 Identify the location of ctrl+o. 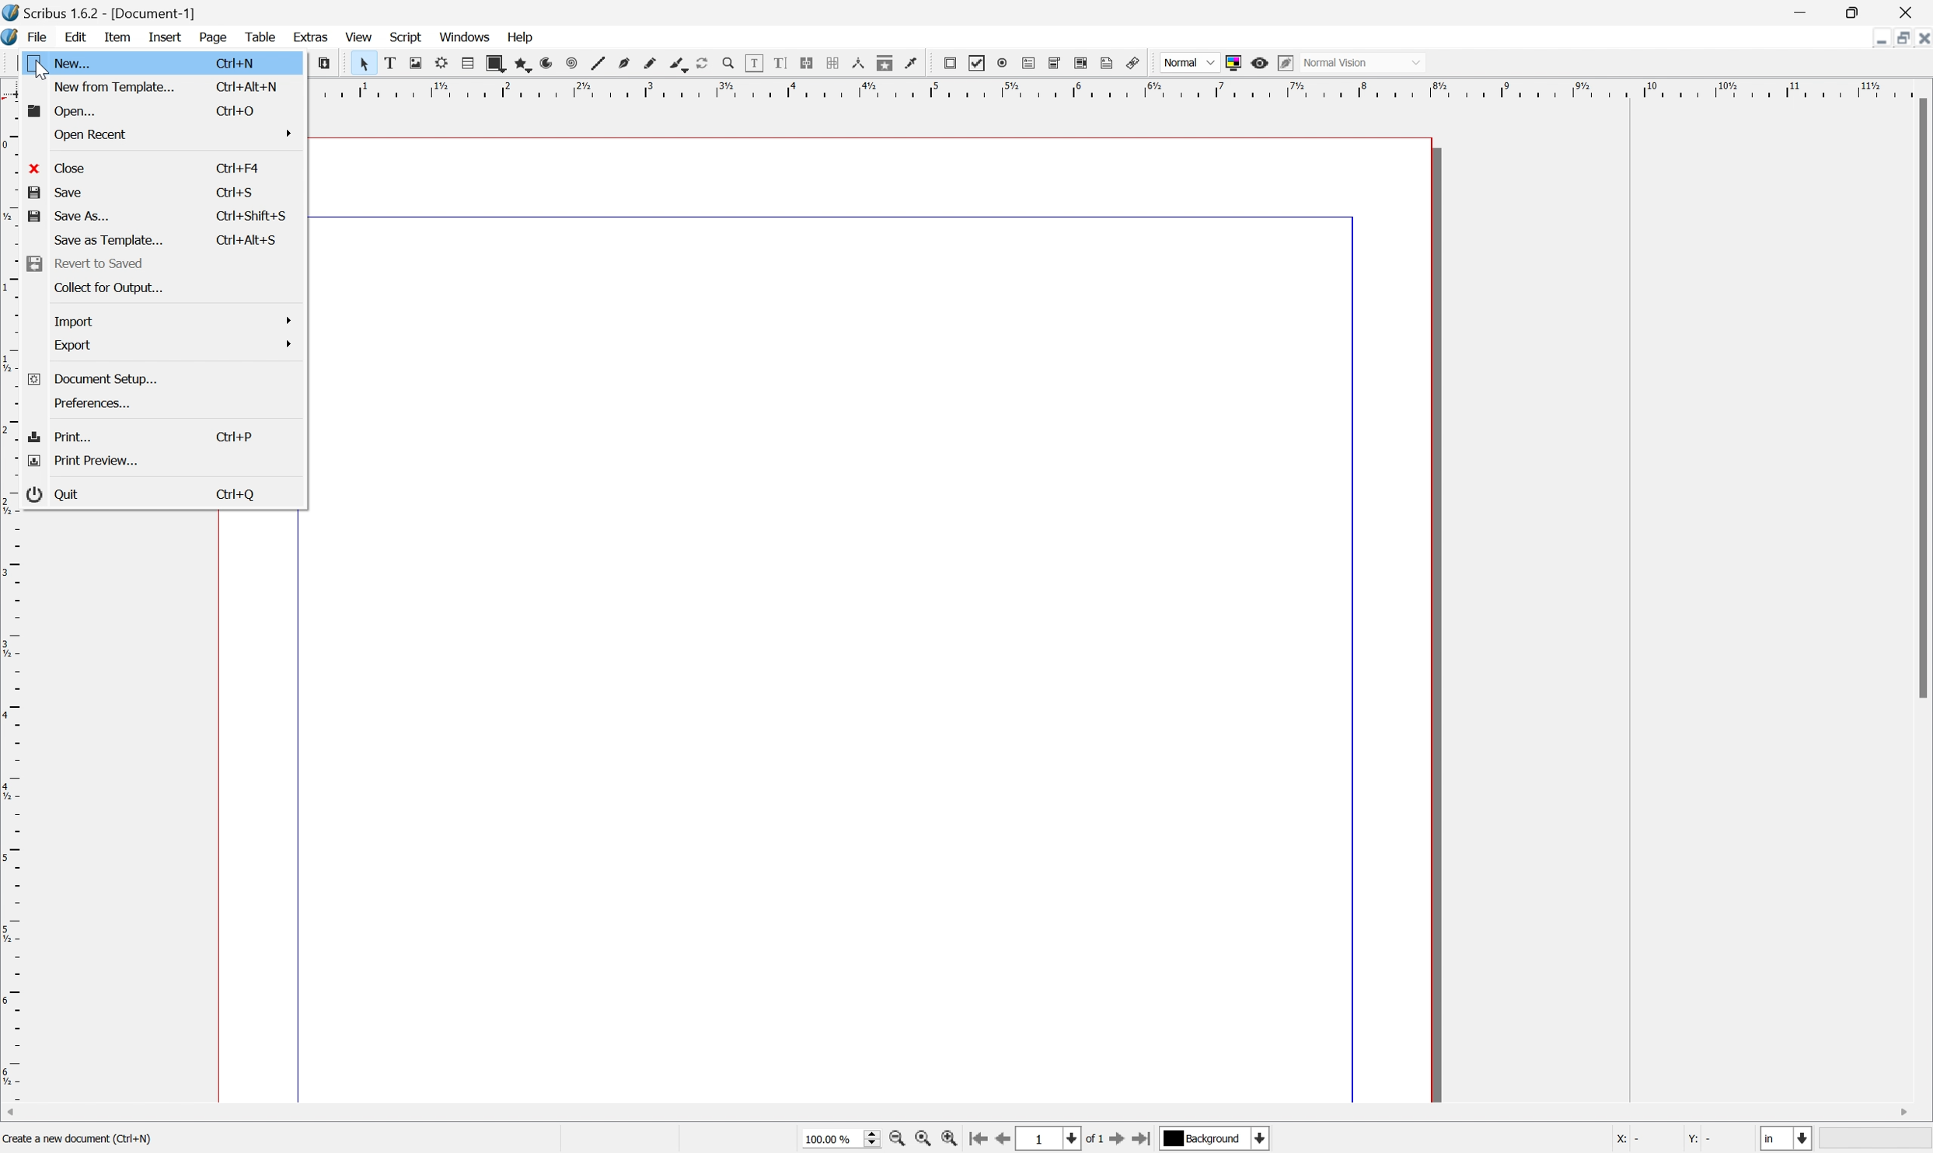
(233, 110).